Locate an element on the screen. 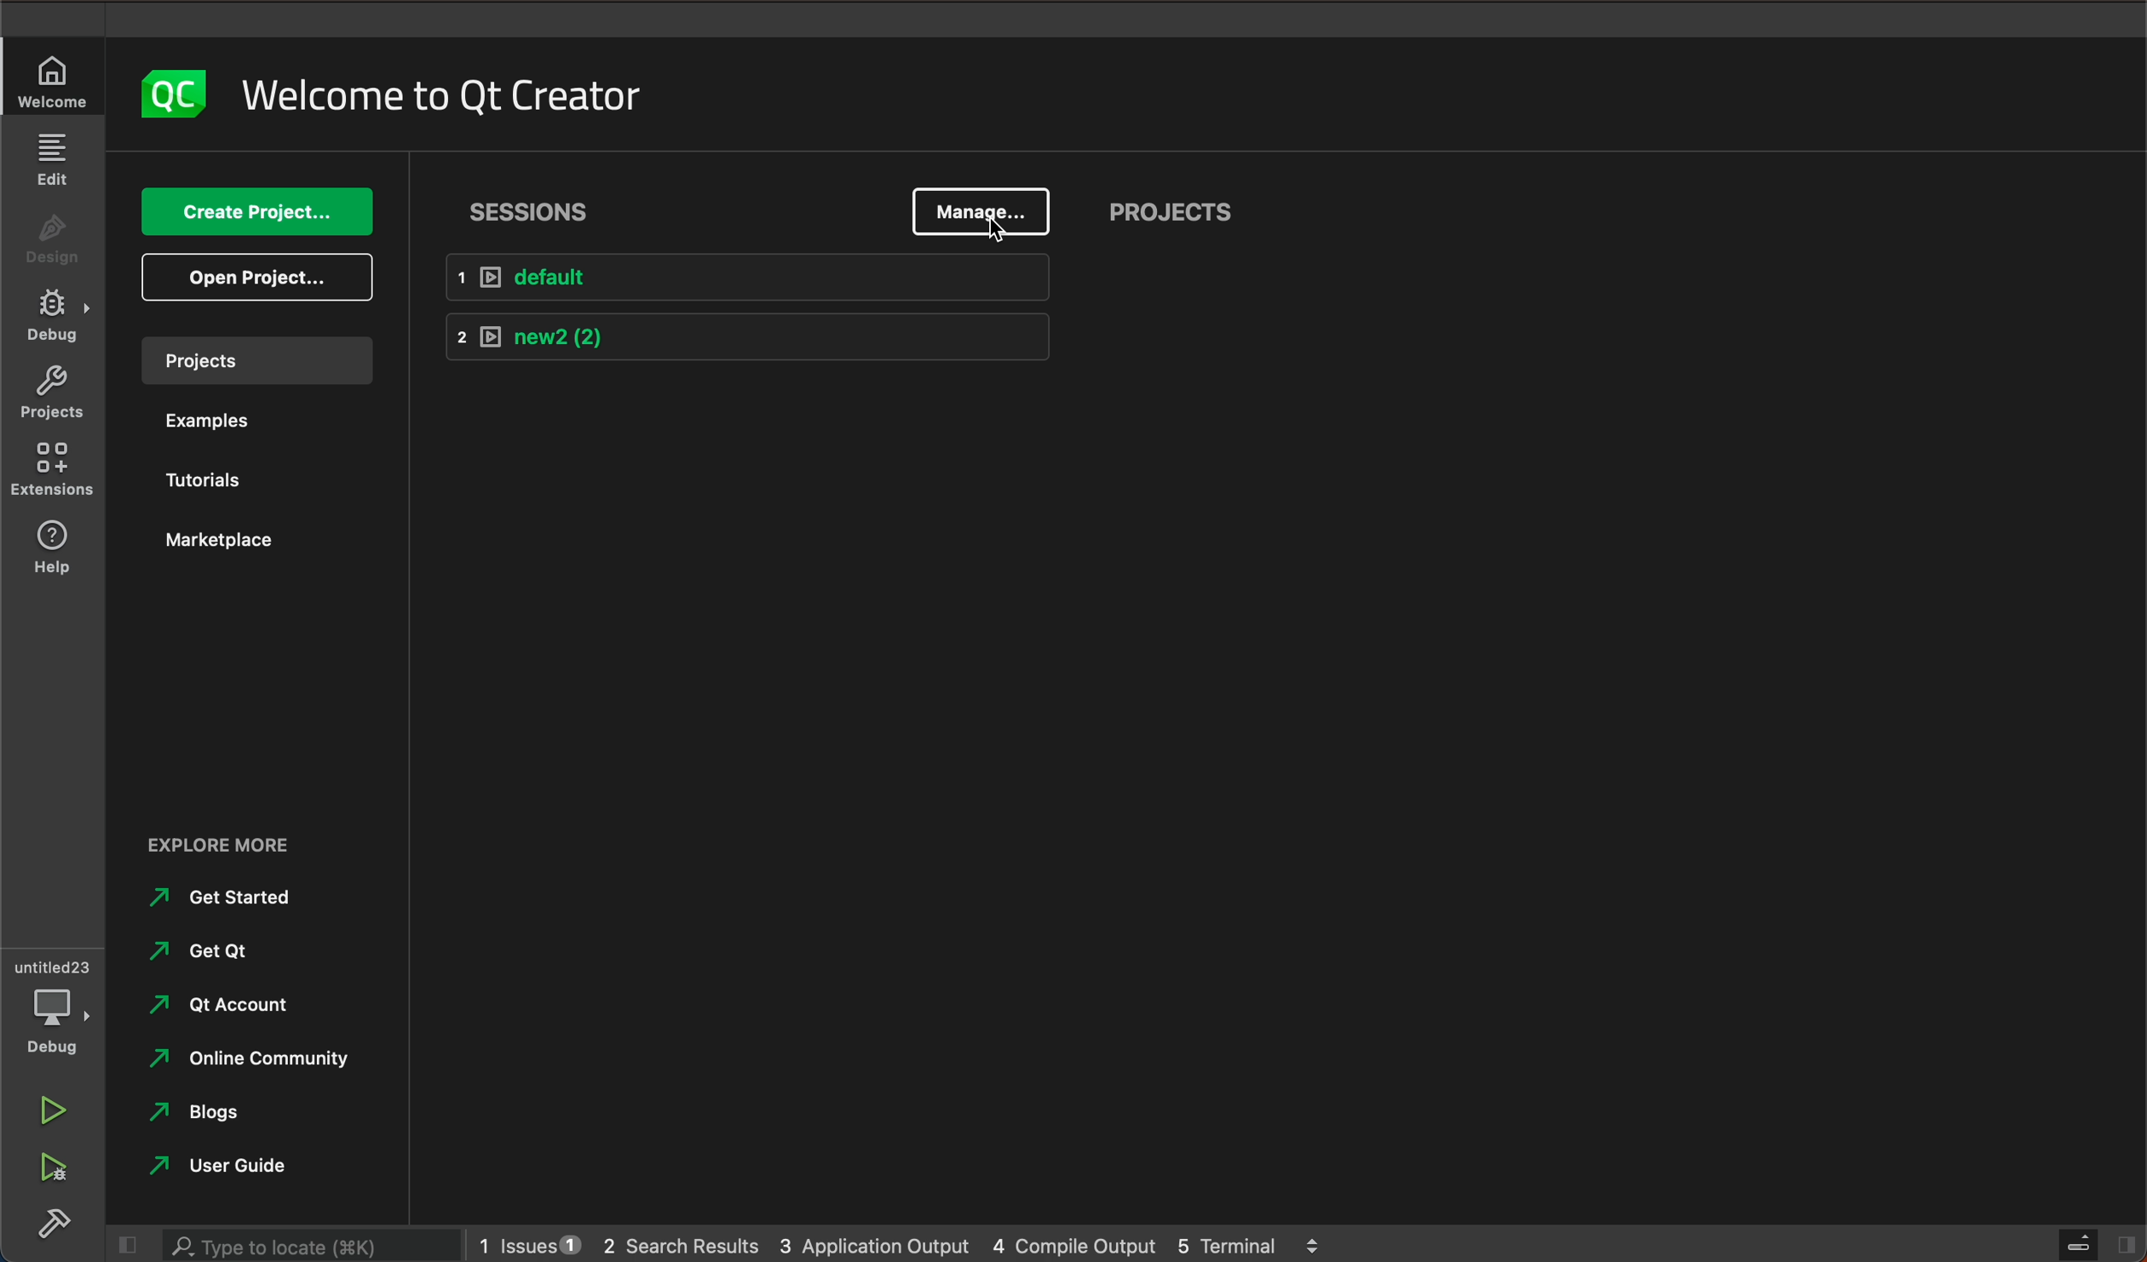 This screenshot has width=2147, height=1262. logs is located at coordinates (924, 1246).